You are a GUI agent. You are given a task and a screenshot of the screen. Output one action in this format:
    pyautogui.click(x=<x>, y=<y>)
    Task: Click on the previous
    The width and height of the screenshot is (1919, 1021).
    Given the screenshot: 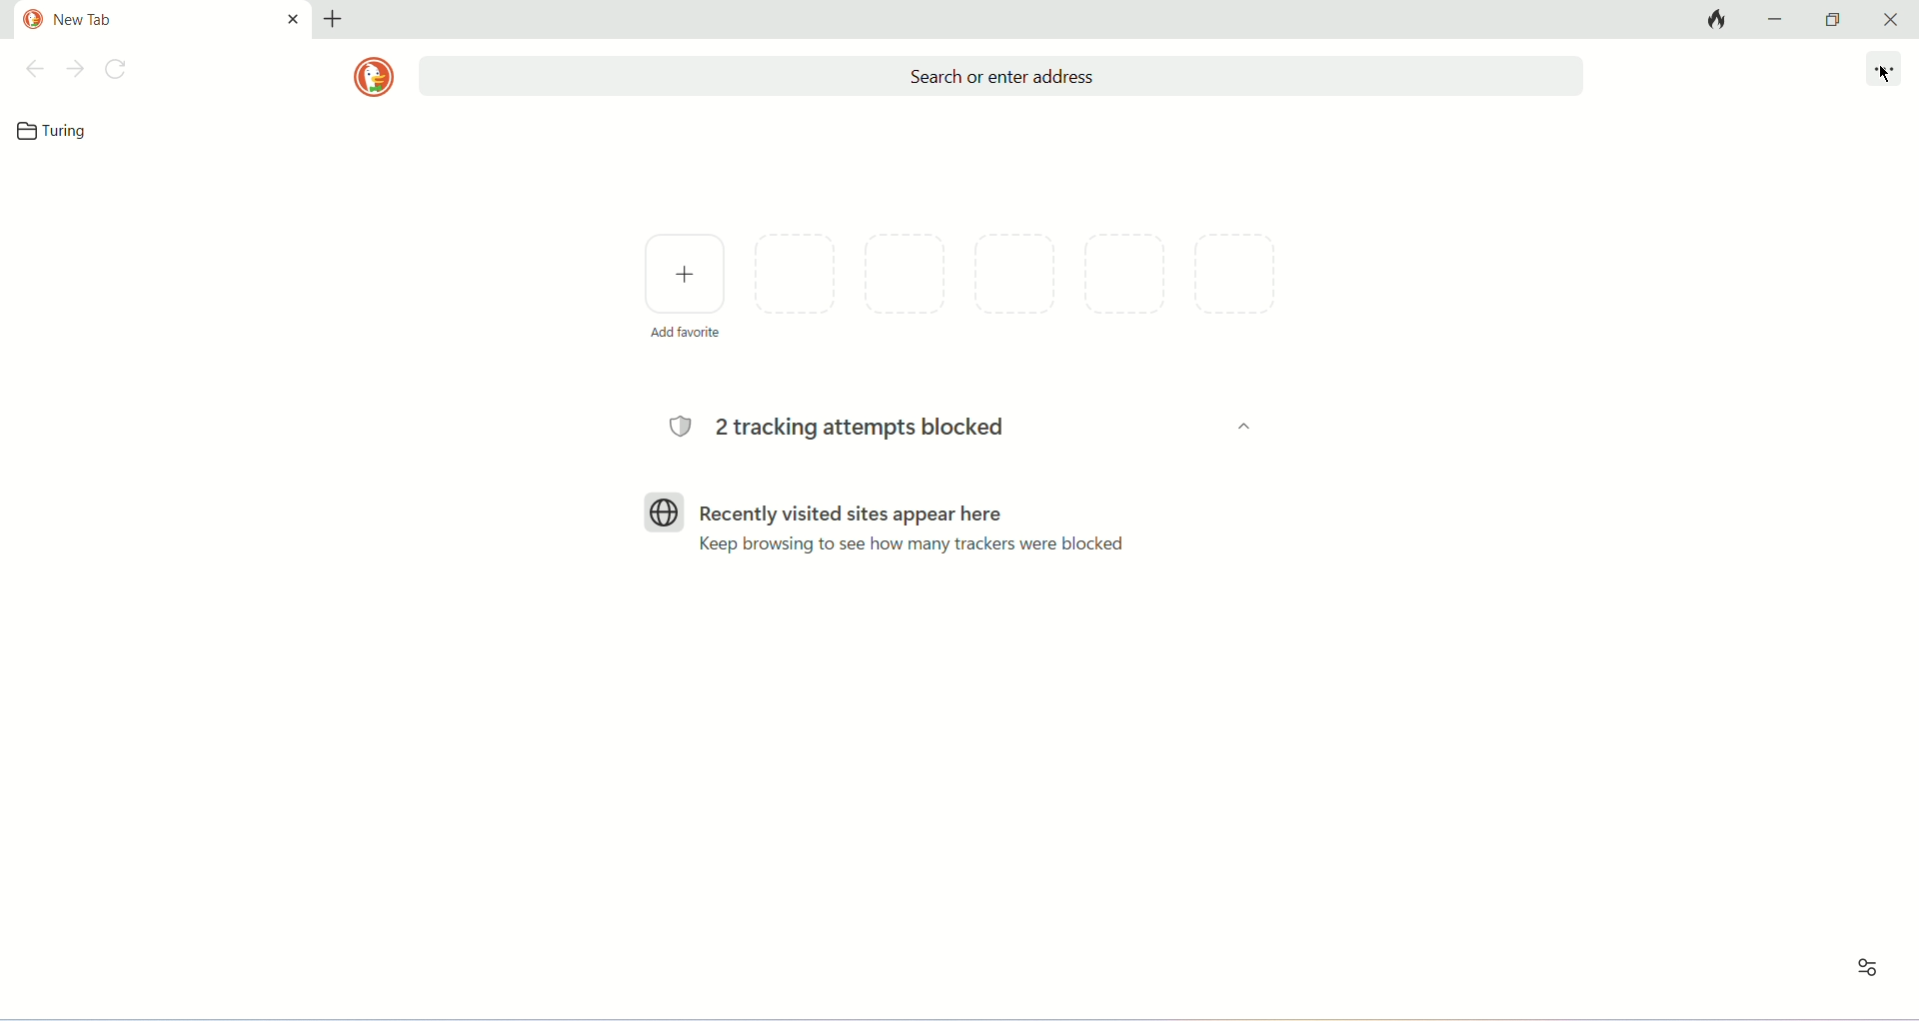 What is the action you would take?
    pyautogui.click(x=34, y=69)
    